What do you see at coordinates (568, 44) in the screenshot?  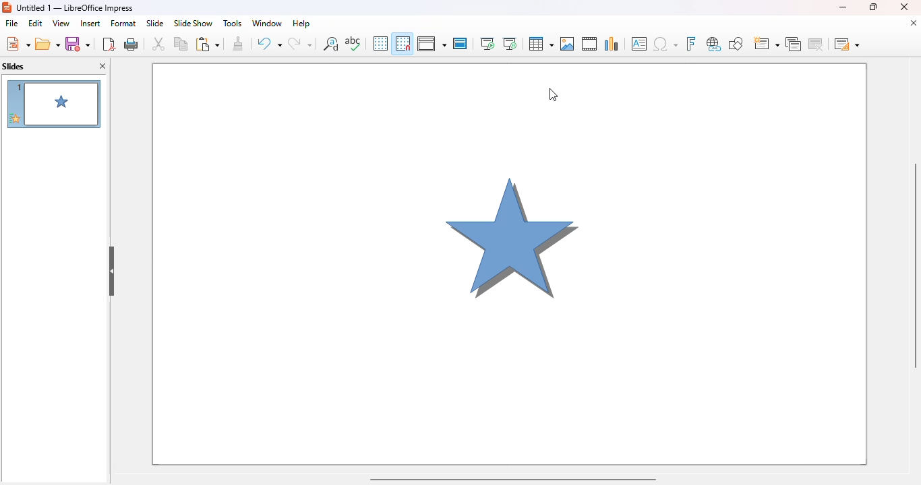 I see `insert image` at bounding box center [568, 44].